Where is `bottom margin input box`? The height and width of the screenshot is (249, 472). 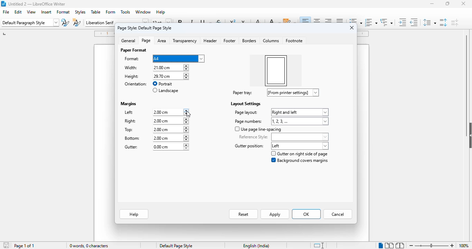 bottom margin input box is located at coordinates (167, 138).